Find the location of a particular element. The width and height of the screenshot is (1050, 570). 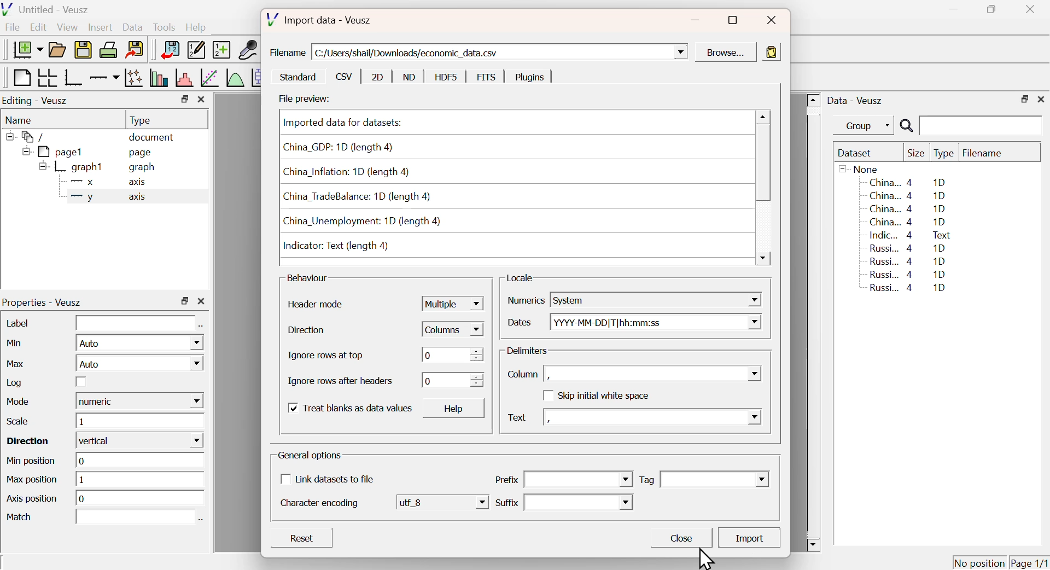

Input is located at coordinates (135, 517).